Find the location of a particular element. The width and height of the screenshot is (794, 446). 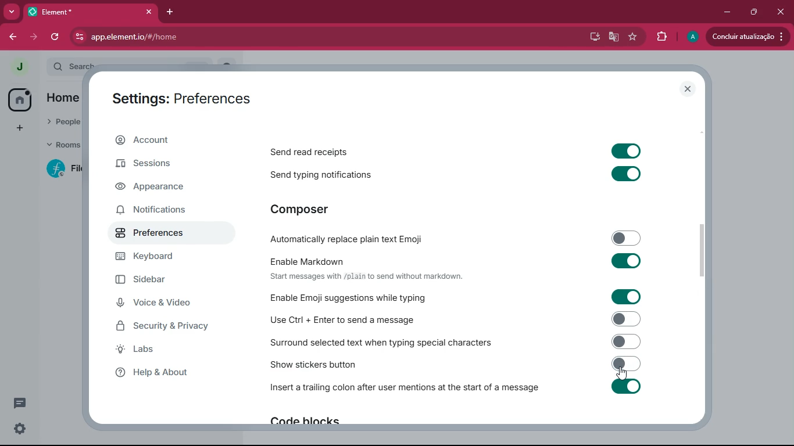

forward is located at coordinates (35, 38).